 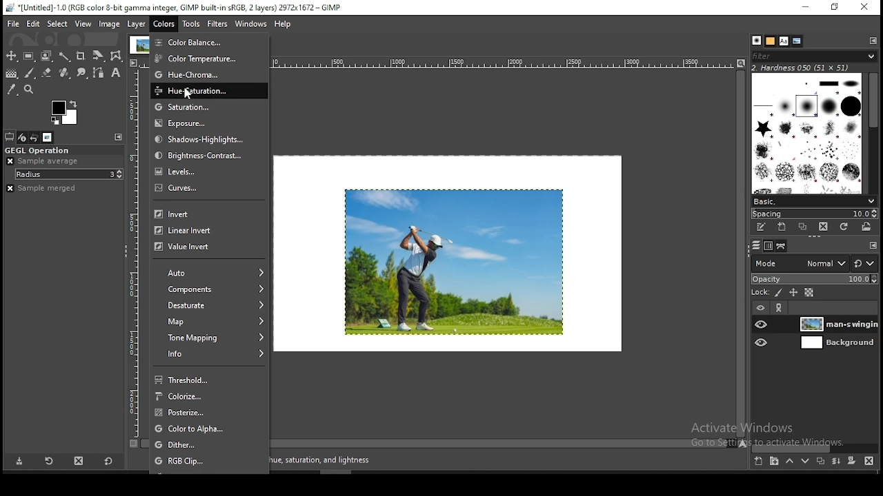 What do you see at coordinates (69, 174) in the screenshot?
I see `radius` at bounding box center [69, 174].